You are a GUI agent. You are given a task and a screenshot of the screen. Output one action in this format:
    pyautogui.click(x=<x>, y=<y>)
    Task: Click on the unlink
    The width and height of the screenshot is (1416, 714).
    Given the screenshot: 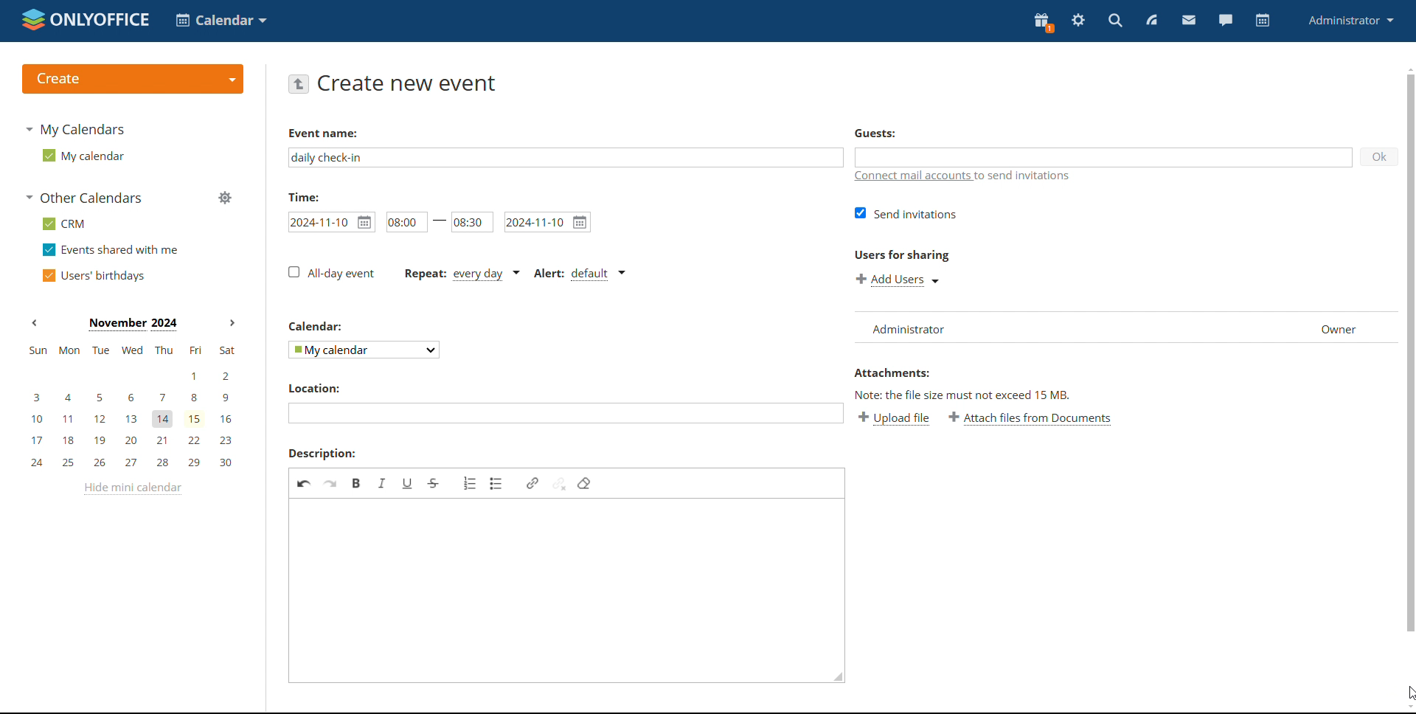 What is the action you would take?
    pyautogui.click(x=559, y=483)
    